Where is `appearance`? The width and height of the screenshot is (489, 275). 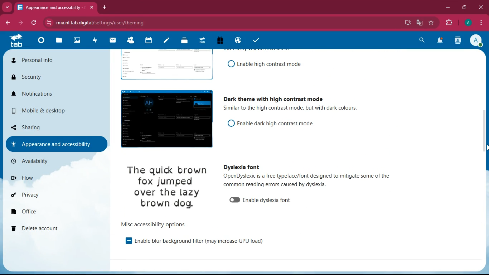 appearance is located at coordinates (57, 143).